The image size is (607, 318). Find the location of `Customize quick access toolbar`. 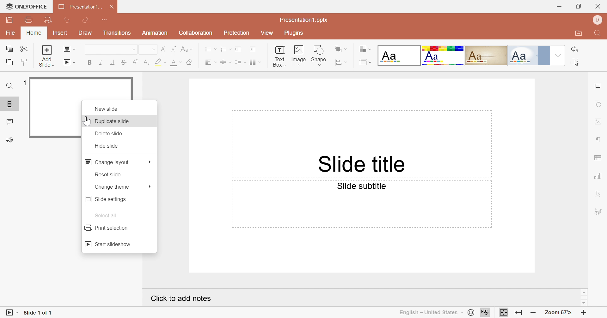

Customize quick access toolbar is located at coordinates (107, 20).